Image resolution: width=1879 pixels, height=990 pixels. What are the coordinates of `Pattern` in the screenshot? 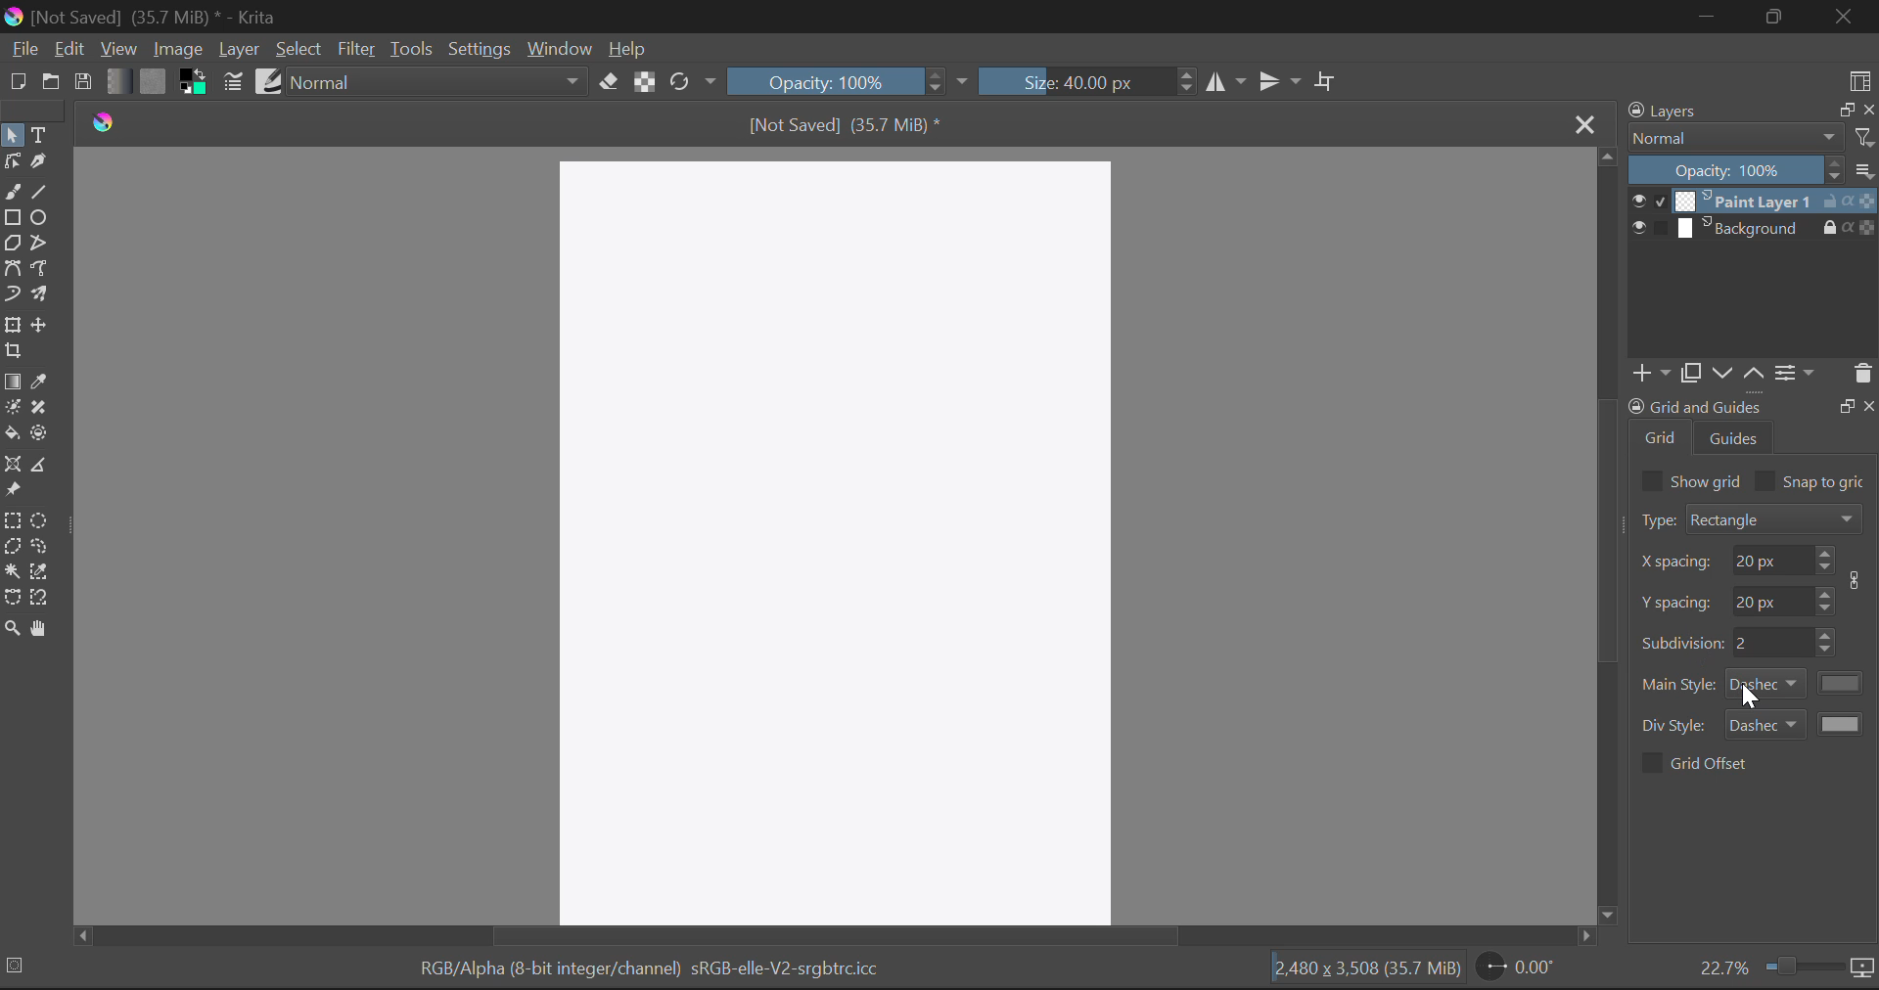 It's located at (155, 81).